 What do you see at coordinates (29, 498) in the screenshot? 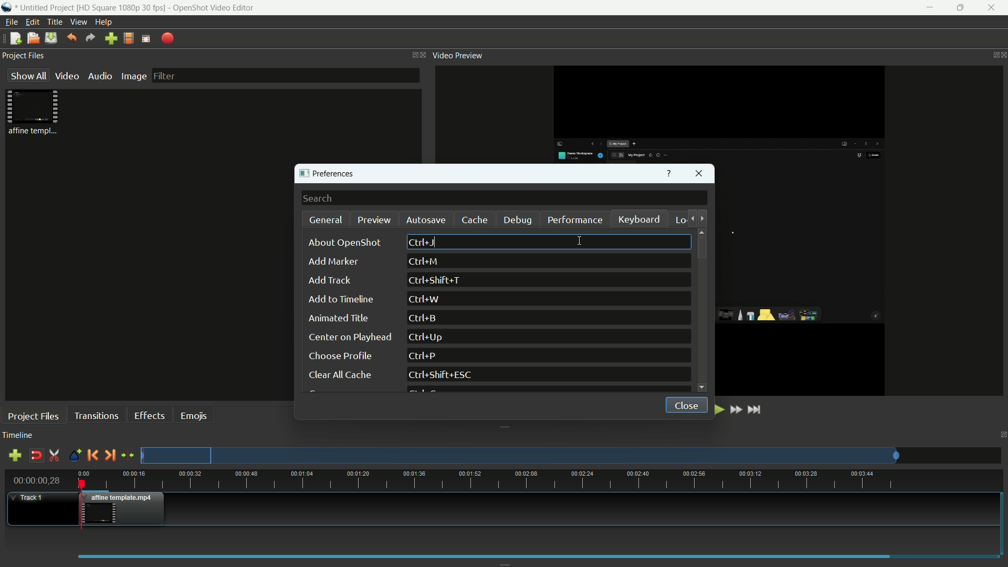
I see `track 1` at bounding box center [29, 498].